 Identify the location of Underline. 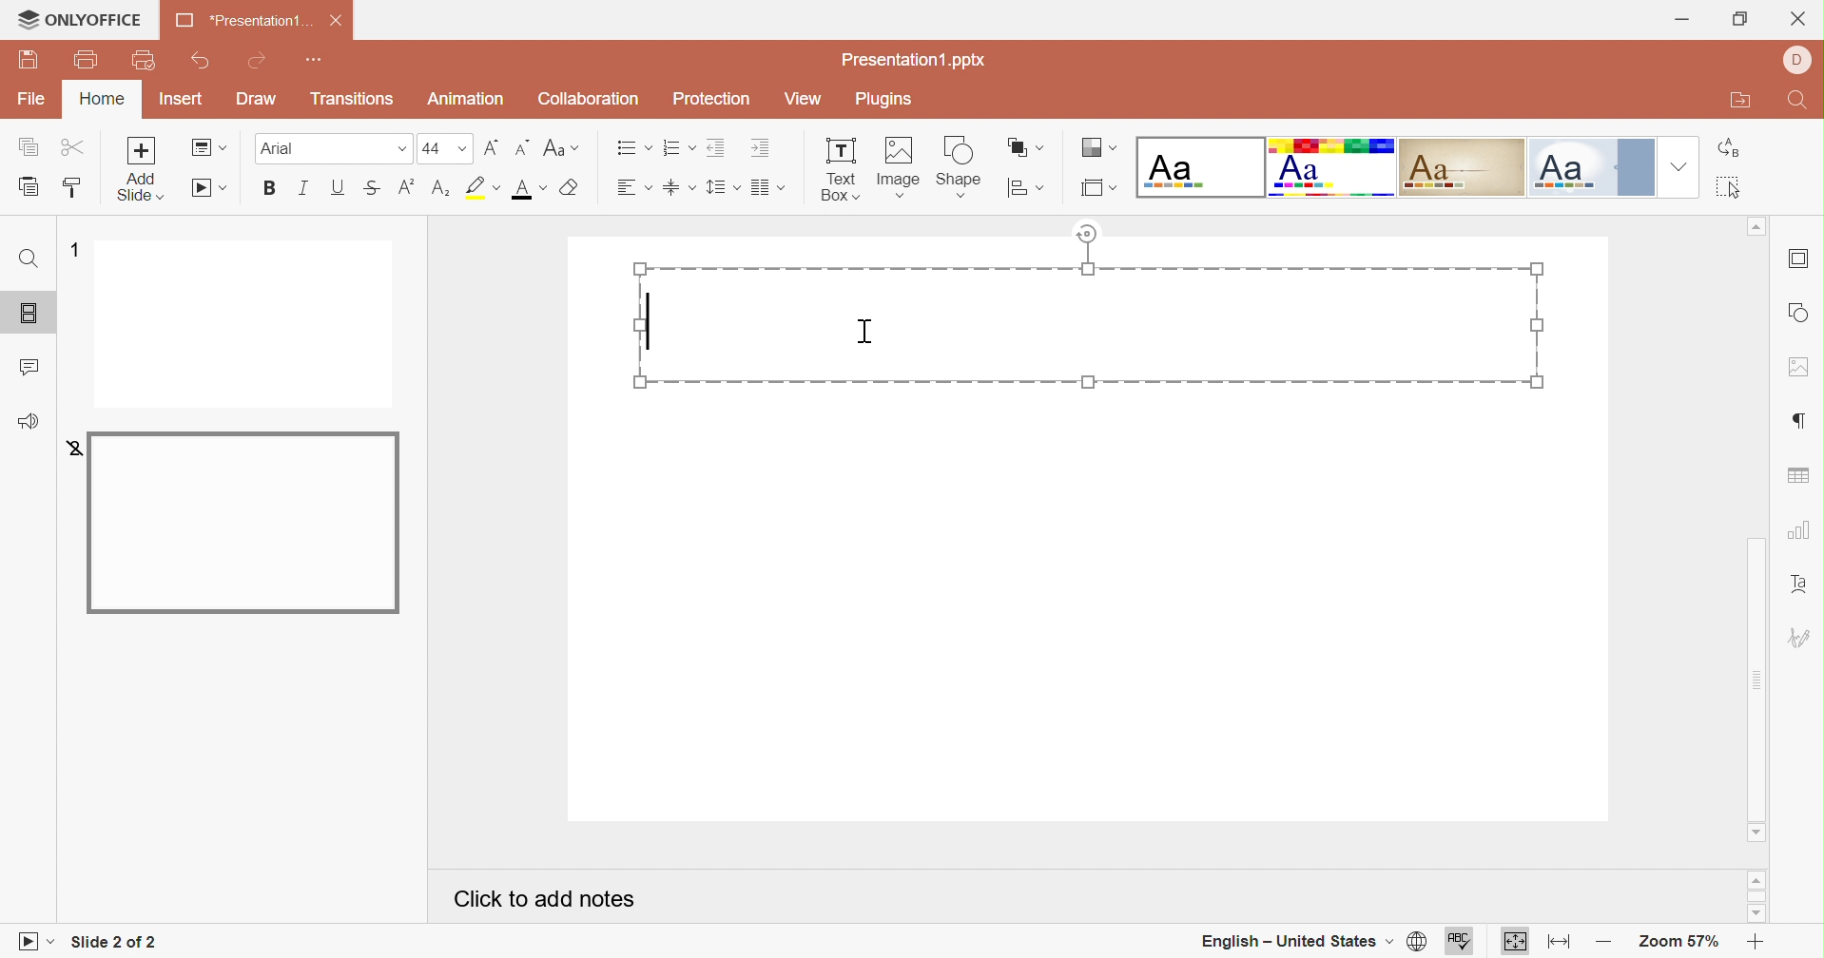
(341, 187).